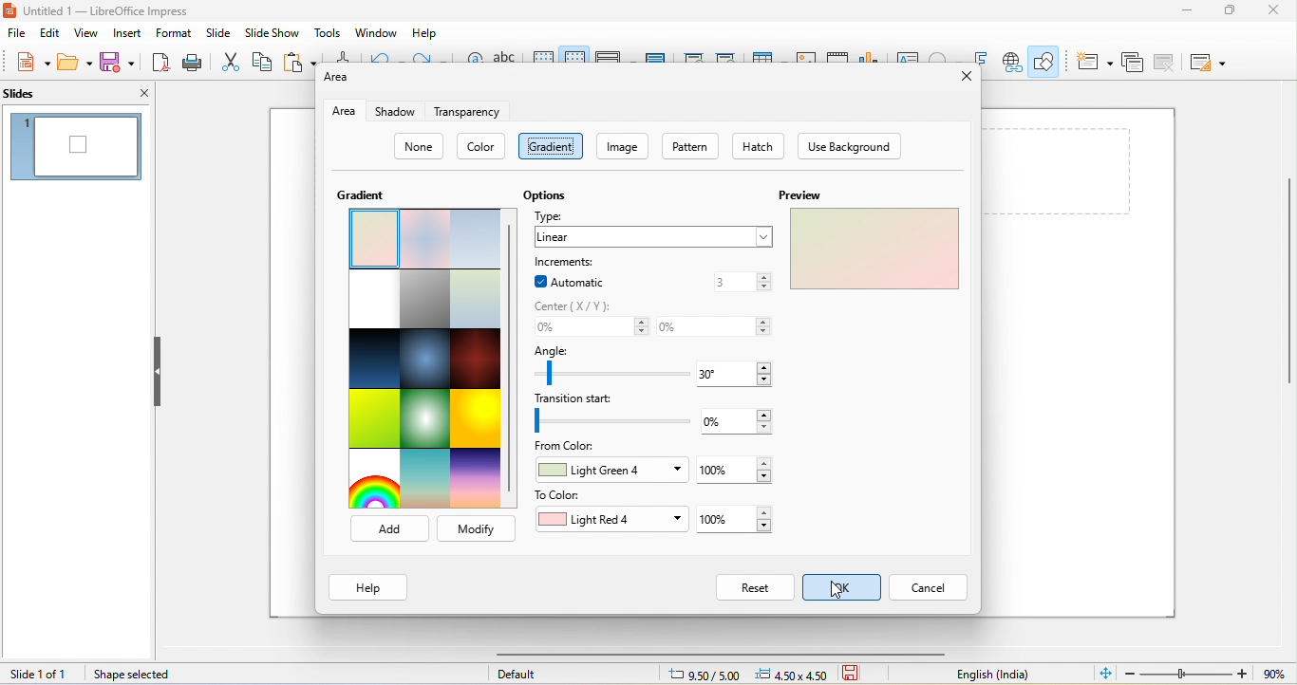 The height and width of the screenshot is (685, 1297). I want to click on help, so click(368, 585).